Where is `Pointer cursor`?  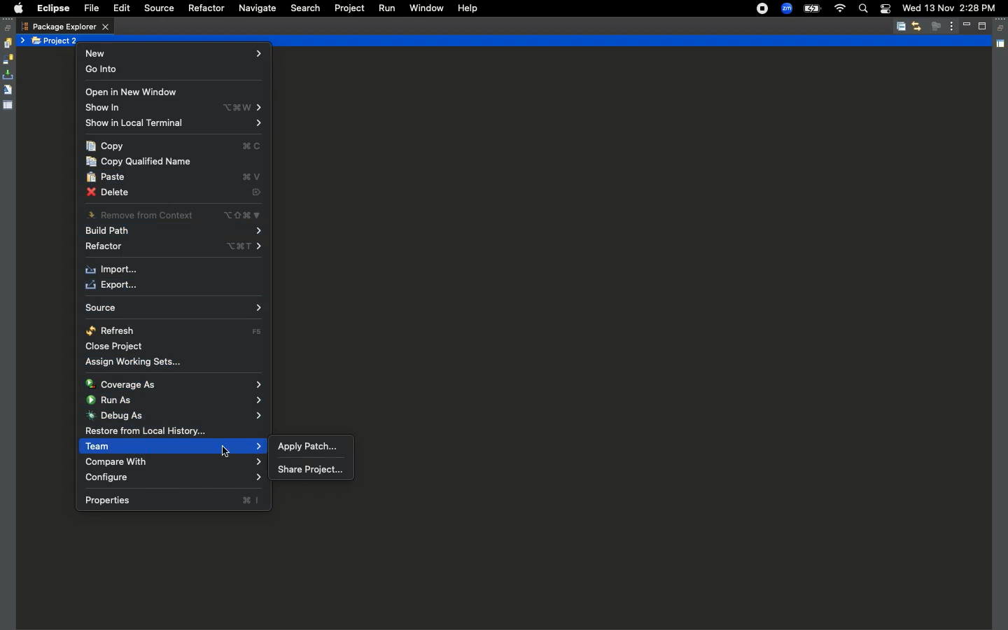 Pointer cursor is located at coordinates (225, 451).